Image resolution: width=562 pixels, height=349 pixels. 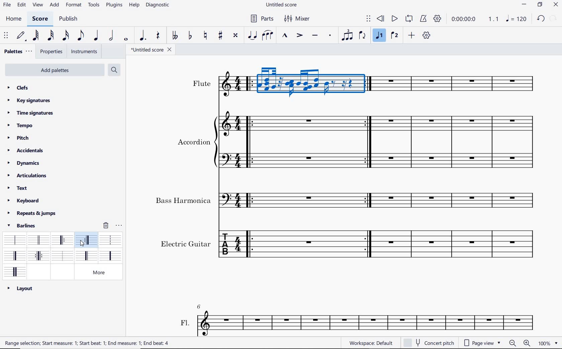 I want to click on double bar line, so click(x=38, y=240).